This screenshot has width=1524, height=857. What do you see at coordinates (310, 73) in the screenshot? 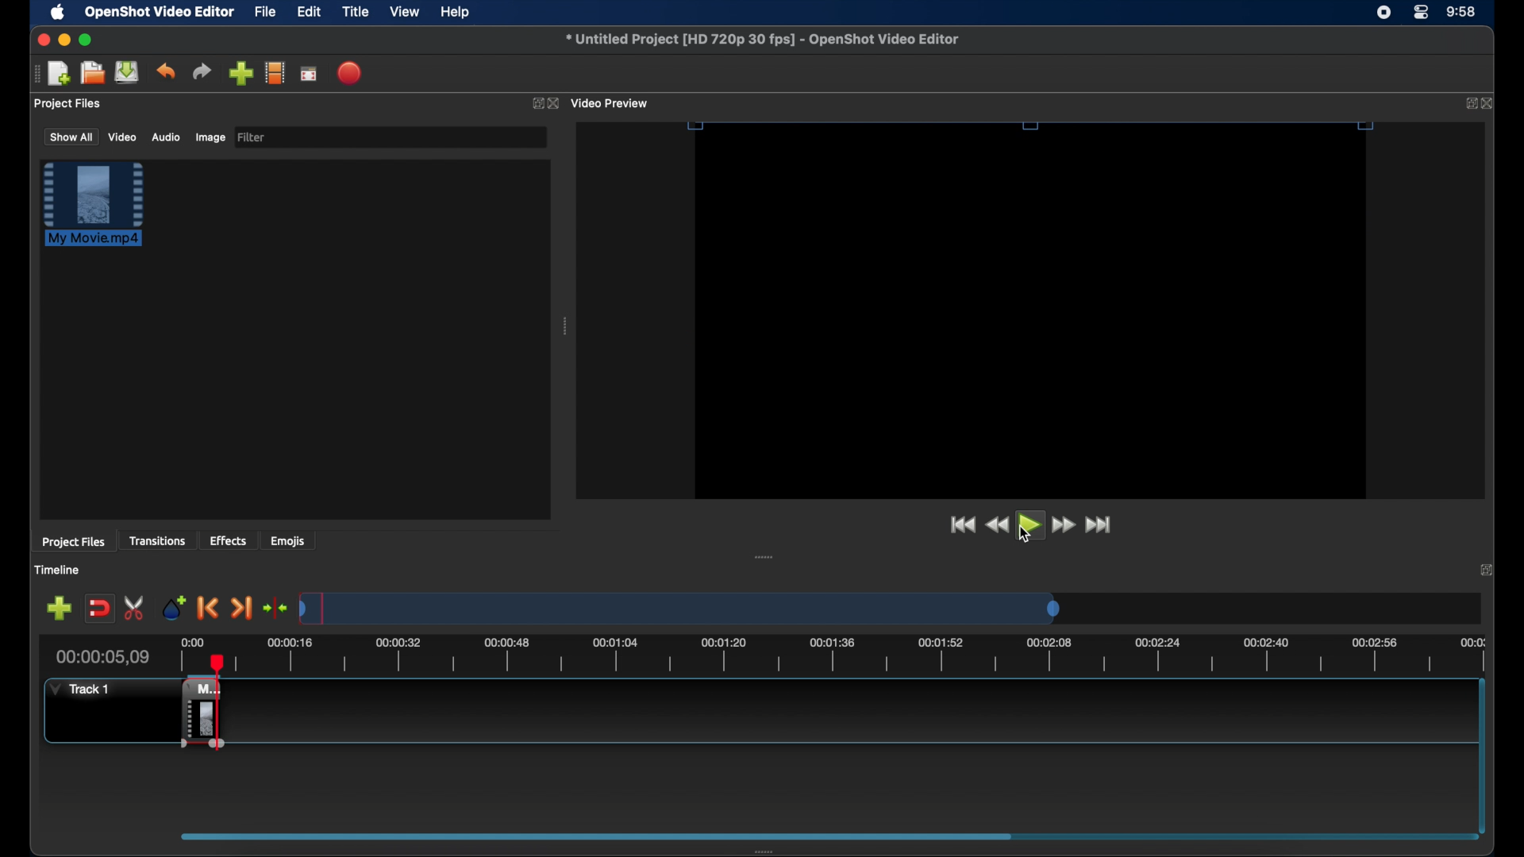
I see `full screen` at bounding box center [310, 73].